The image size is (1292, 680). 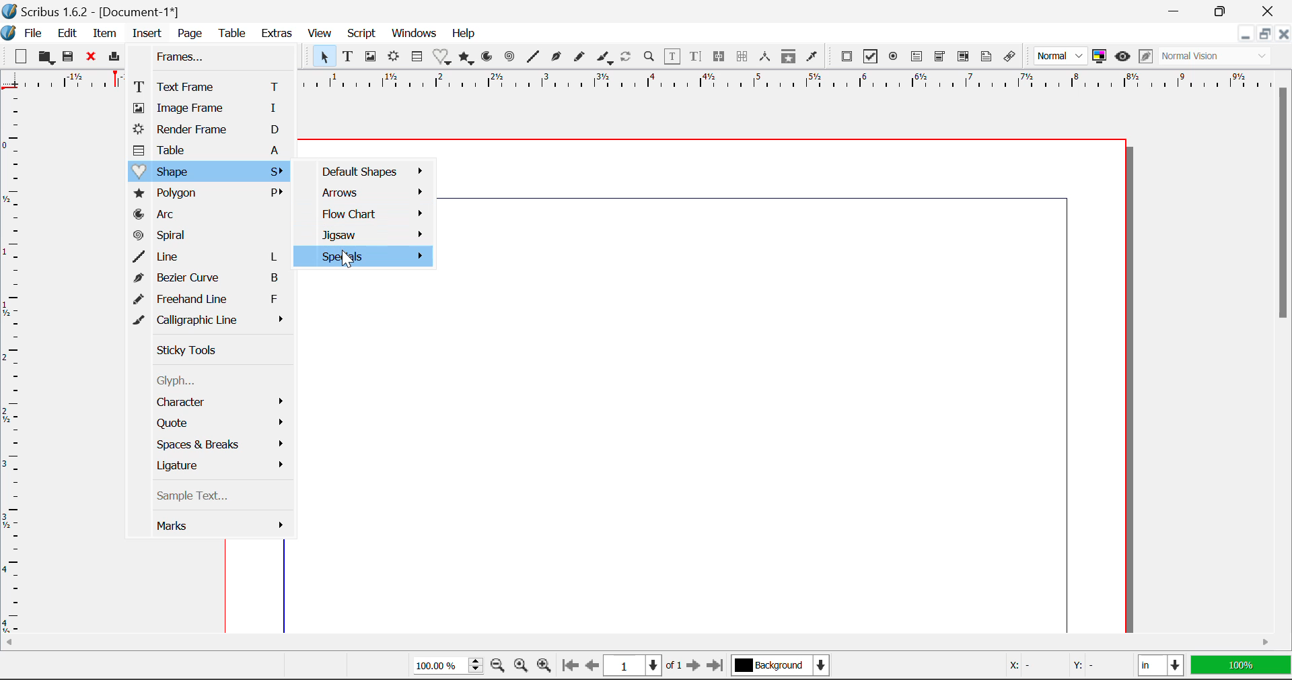 I want to click on Previous, so click(x=593, y=667).